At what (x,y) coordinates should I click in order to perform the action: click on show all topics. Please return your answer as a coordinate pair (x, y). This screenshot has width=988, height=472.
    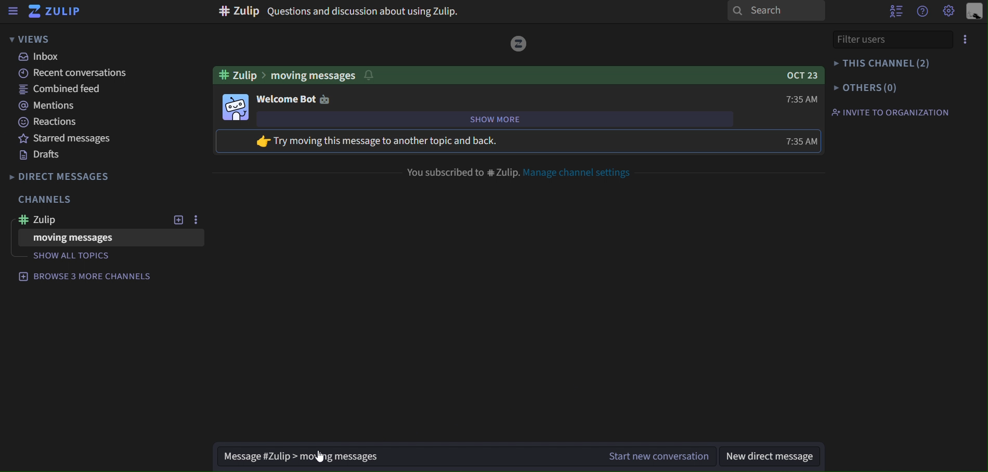
    Looking at the image, I should click on (78, 256).